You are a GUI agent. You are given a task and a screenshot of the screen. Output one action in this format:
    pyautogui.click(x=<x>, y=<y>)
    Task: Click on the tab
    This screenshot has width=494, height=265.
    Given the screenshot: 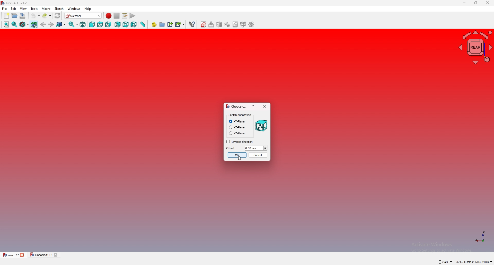 What is the action you would take?
    pyautogui.click(x=228, y=24)
    